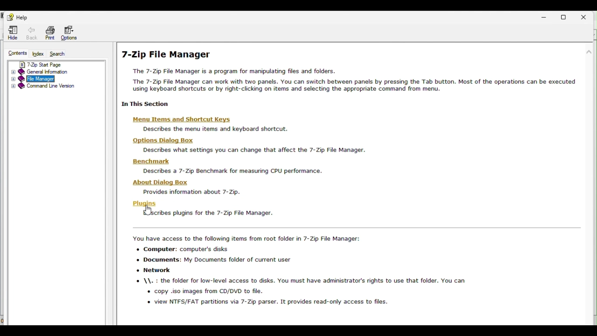 The image size is (597, 336). Describe the element at coordinates (587, 16) in the screenshot. I see `Close` at that location.